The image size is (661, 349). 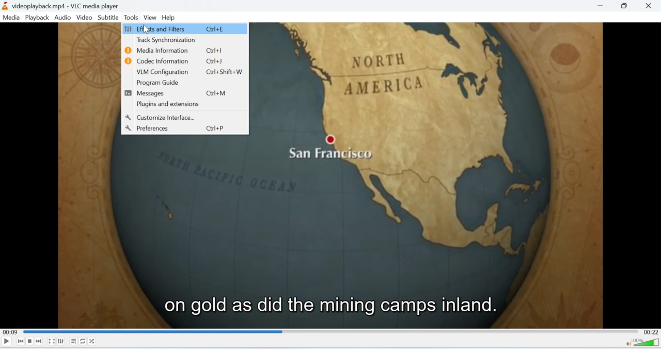 What do you see at coordinates (83, 341) in the screenshot?
I see `Loop` at bounding box center [83, 341].